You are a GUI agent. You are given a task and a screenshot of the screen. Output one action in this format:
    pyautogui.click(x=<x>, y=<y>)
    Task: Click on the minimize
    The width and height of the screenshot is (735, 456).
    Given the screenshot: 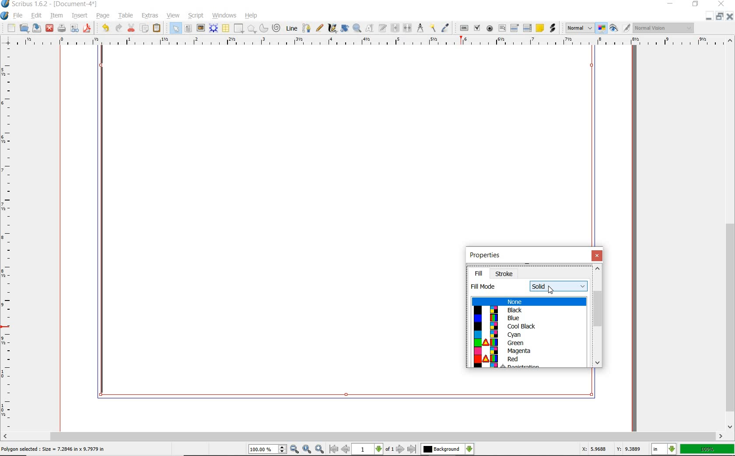 What is the action you would take?
    pyautogui.click(x=671, y=4)
    